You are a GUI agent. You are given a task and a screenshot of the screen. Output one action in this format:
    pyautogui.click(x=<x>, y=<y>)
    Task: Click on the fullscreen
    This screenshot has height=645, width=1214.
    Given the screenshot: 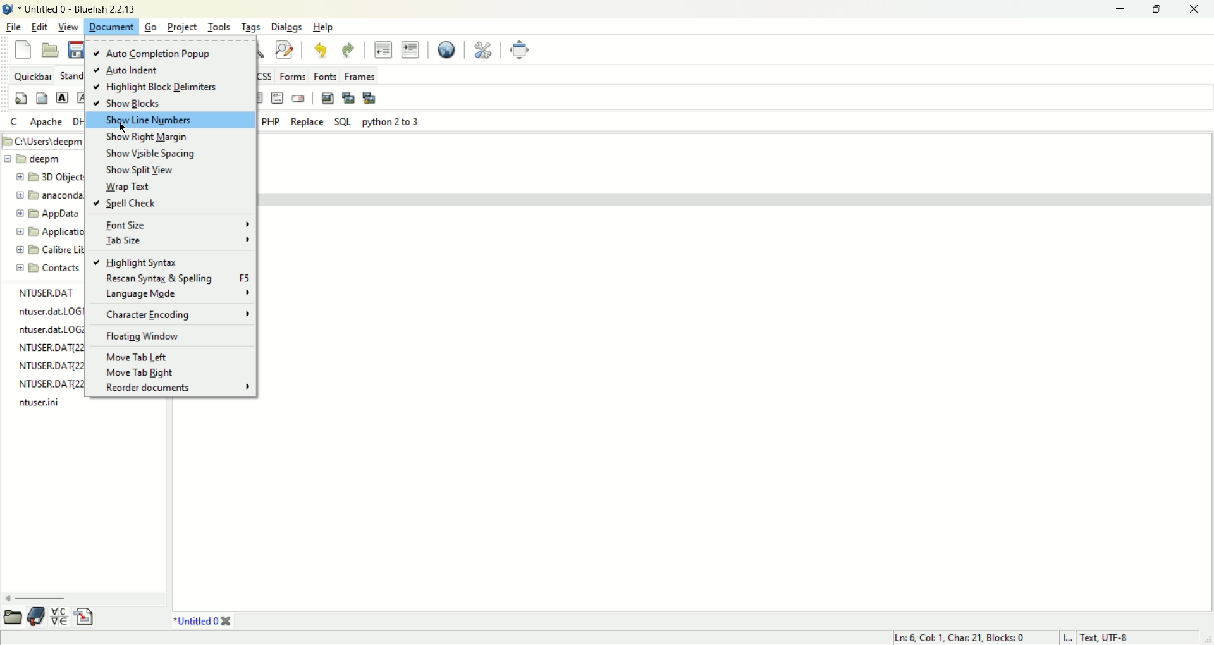 What is the action you would take?
    pyautogui.click(x=520, y=49)
    